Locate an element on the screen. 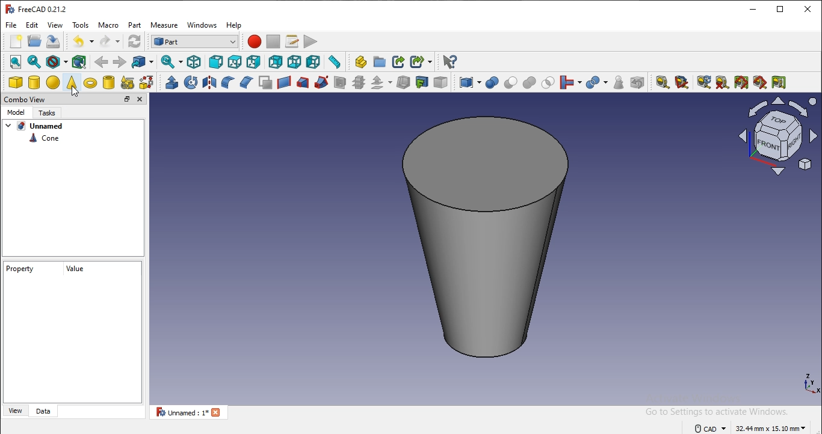 This screenshot has width=822, height=434. front is located at coordinates (215, 61).